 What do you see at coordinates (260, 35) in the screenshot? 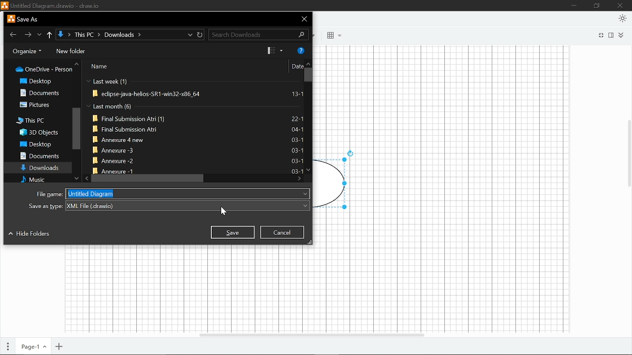
I see `Search downloads` at bounding box center [260, 35].